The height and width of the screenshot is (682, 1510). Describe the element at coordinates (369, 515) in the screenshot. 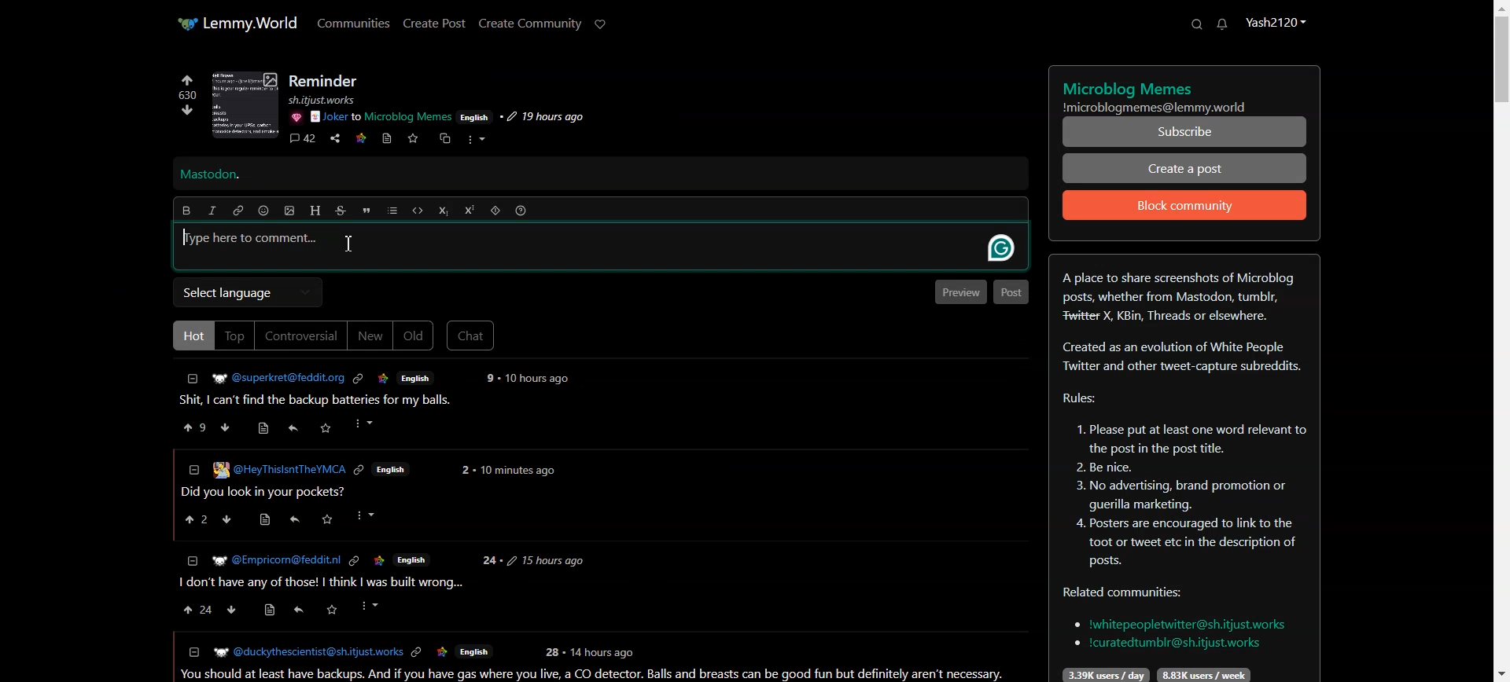

I see `` at that location.